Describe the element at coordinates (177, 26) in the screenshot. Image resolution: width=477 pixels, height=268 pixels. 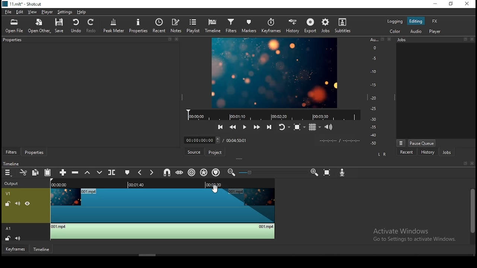
I see `notes` at that location.